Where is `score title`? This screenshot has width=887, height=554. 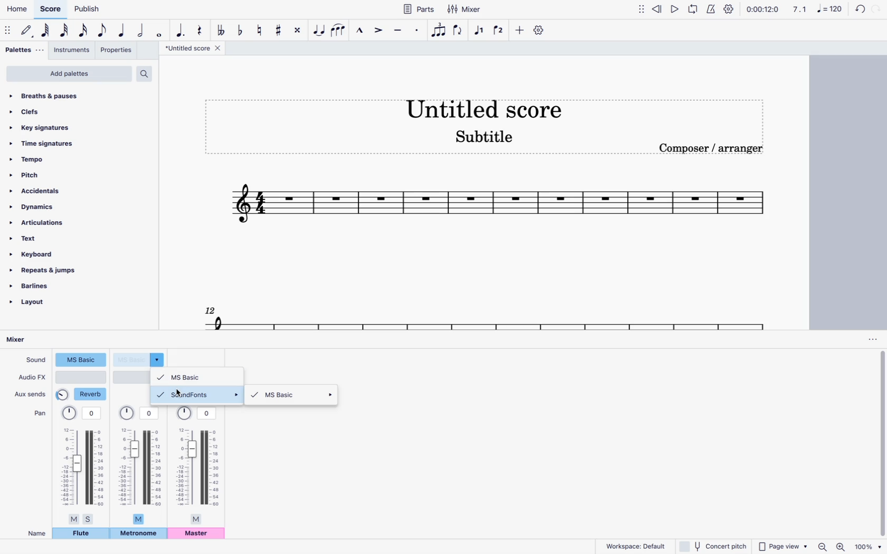
score title is located at coordinates (192, 49).